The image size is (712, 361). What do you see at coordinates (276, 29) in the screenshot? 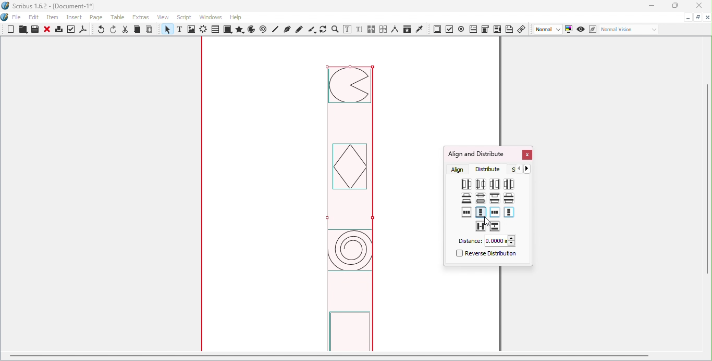
I see `Line` at bounding box center [276, 29].